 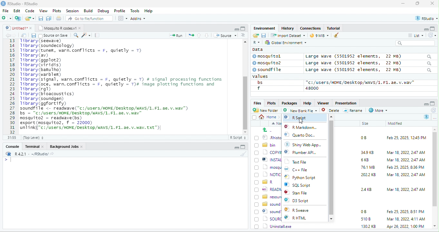 What do you see at coordinates (424, 29) in the screenshot?
I see `minimize` at bounding box center [424, 29].